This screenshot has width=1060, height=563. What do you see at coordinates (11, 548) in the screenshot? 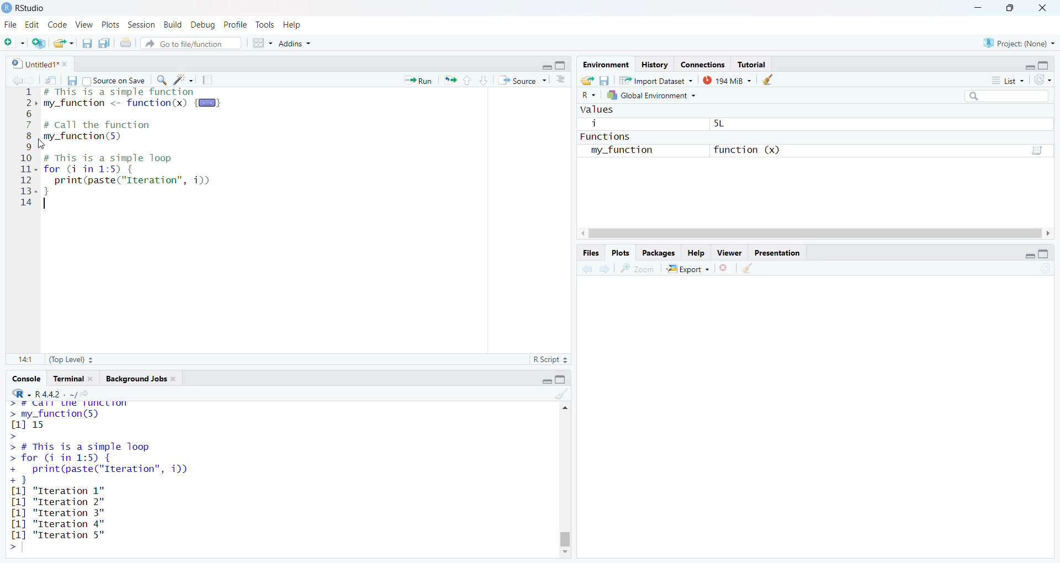
I see `prompt cursor` at bounding box center [11, 548].